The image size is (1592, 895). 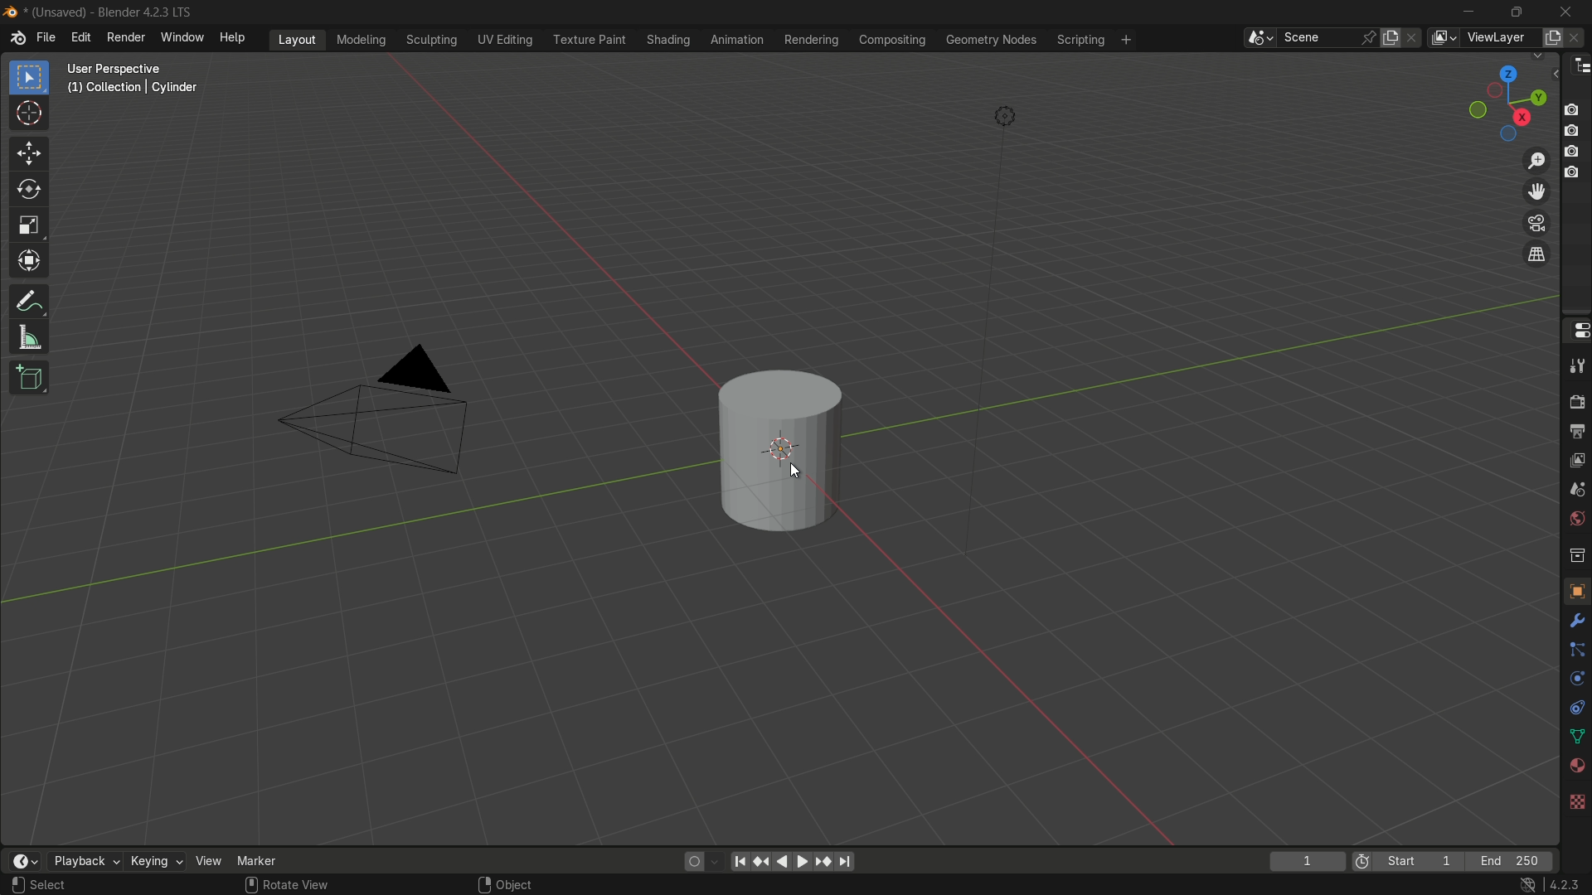 What do you see at coordinates (29, 339) in the screenshot?
I see `measure` at bounding box center [29, 339].